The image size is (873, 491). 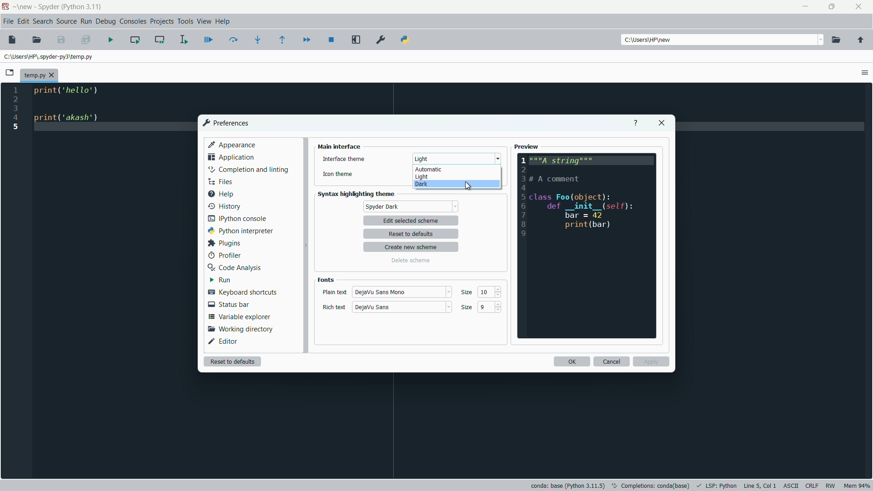 I want to click on history, so click(x=223, y=205).